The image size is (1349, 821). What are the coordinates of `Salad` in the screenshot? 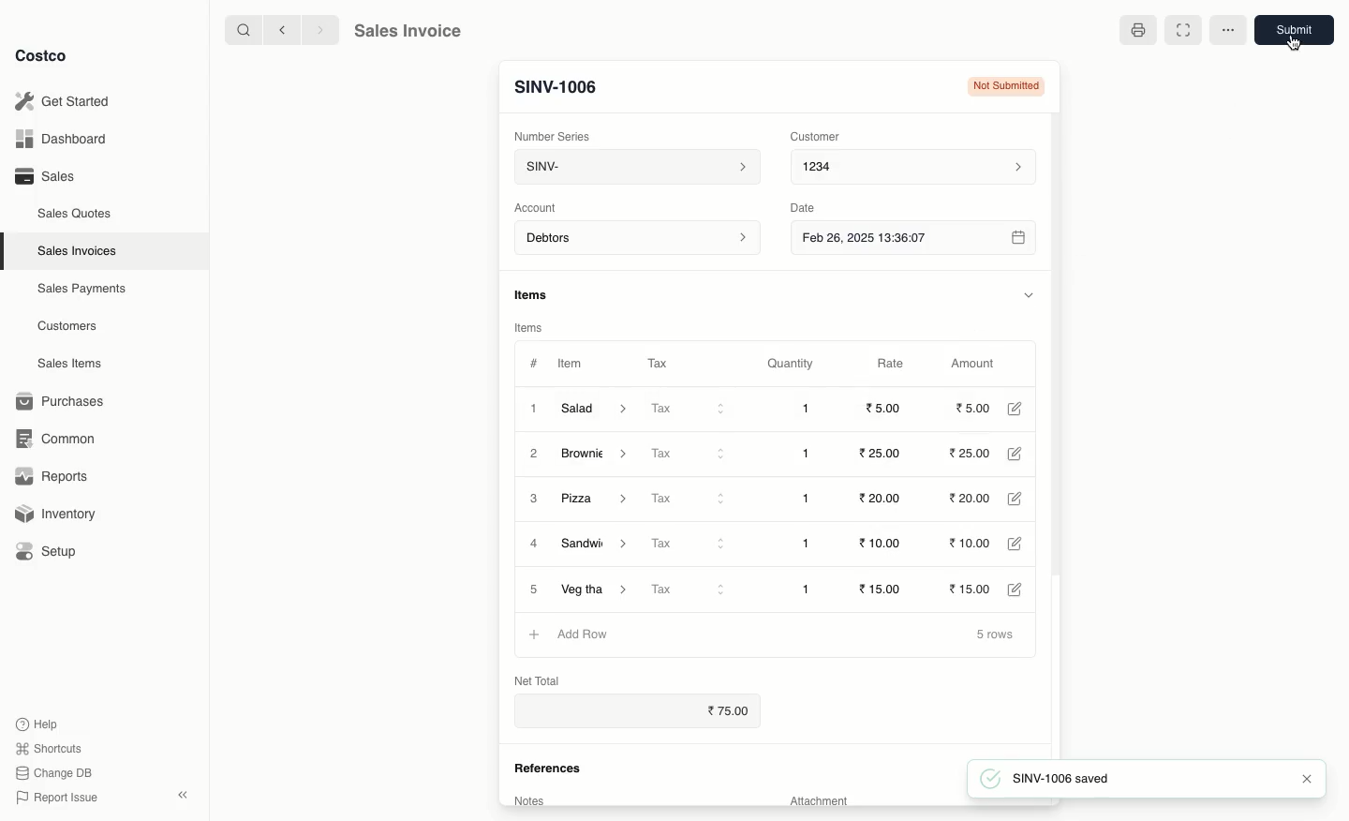 It's located at (593, 409).